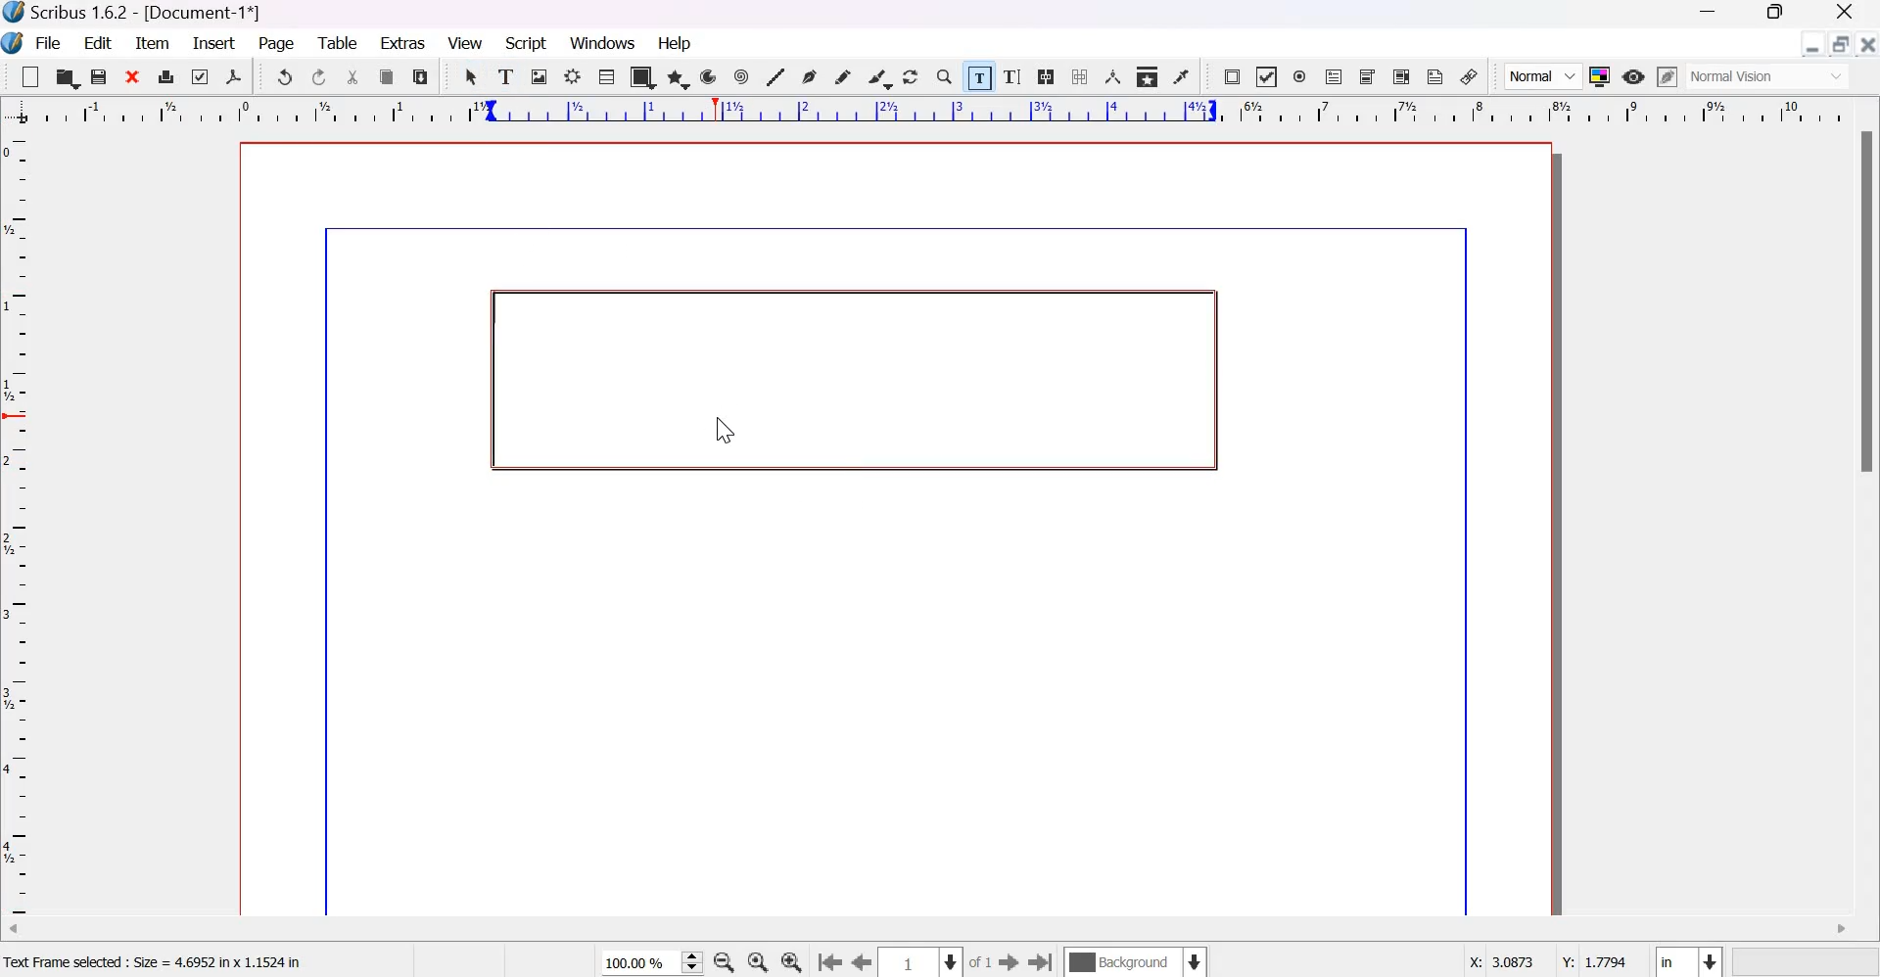 This screenshot has height=977, width=1880. Describe the element at coordinates (1600, 75) in the screenshot. I see `Toggle Color Management System` at that location.